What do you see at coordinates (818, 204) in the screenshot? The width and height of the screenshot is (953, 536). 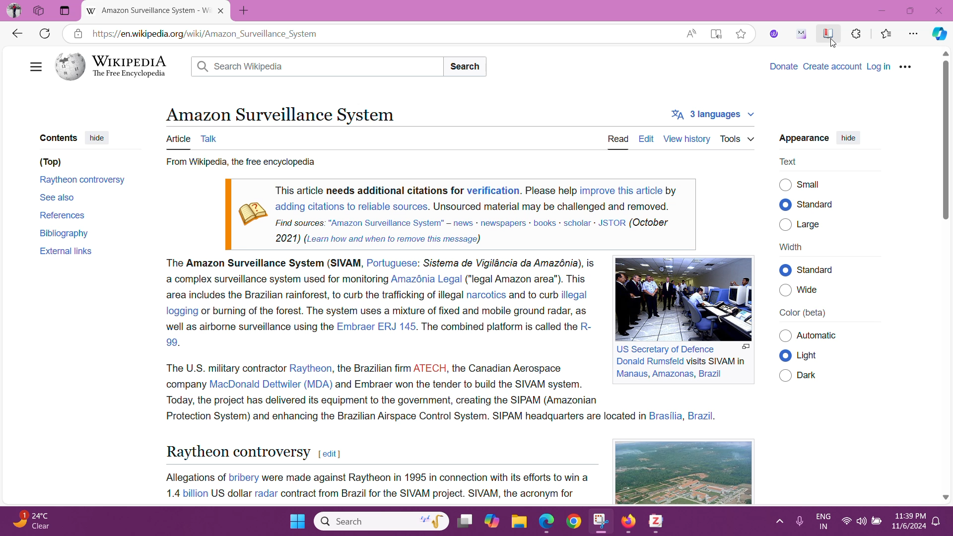 I see `© standard` at bounding box center [818, 204].